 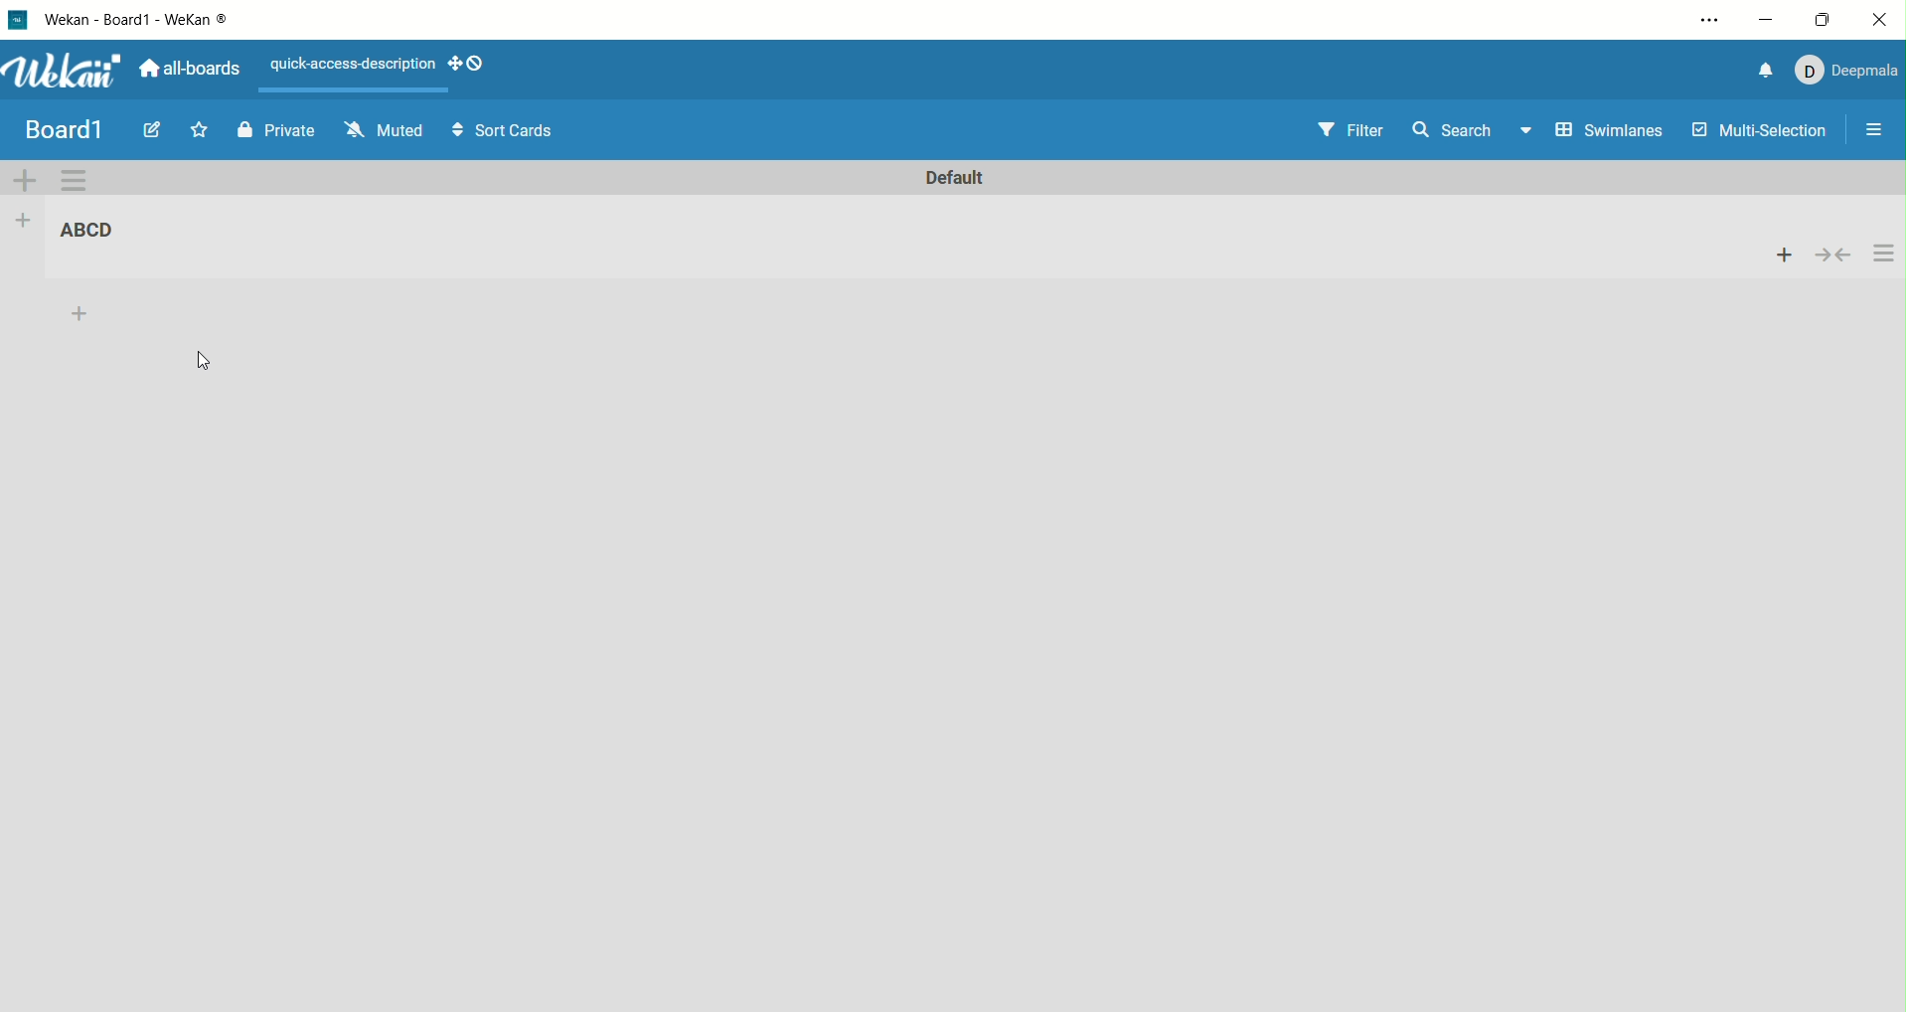 What do you see at coordinates (476, 63) in the screenshot?
I see `show-desktop-drag- handles` at bounding box center [476, 63].